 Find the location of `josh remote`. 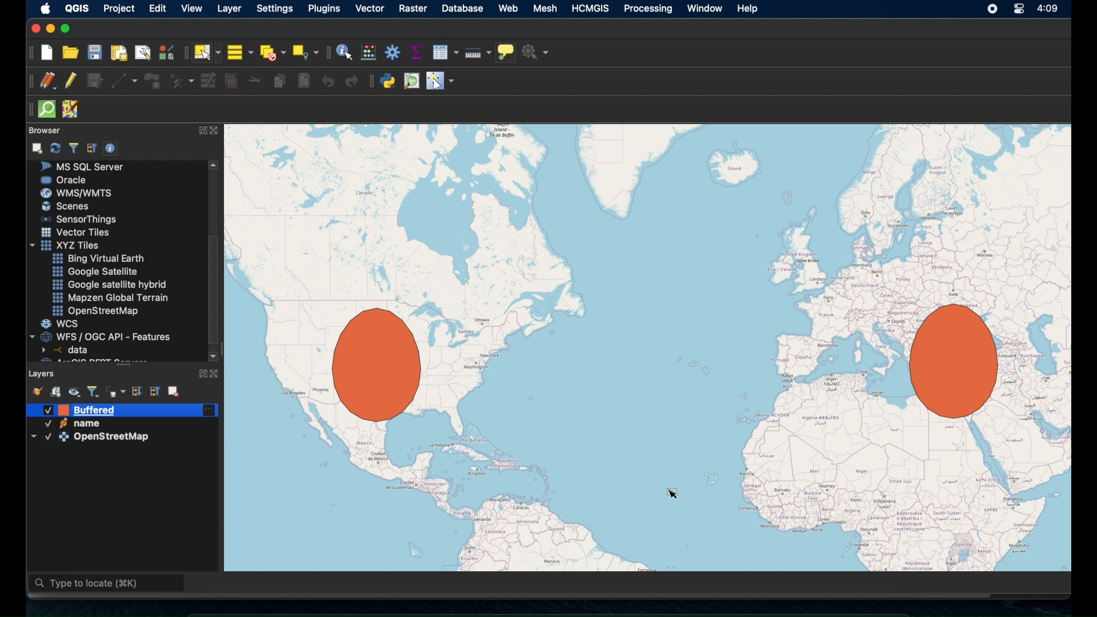

josh remote is located at coordinates (73, 110).